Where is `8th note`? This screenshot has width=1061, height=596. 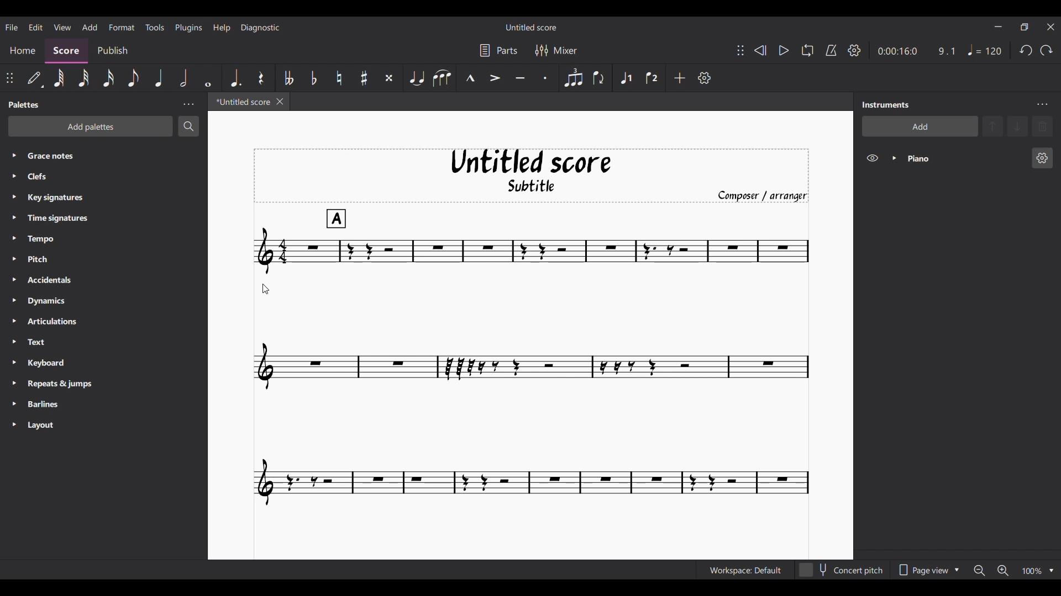 8th note is located at coordinates (134, 78).